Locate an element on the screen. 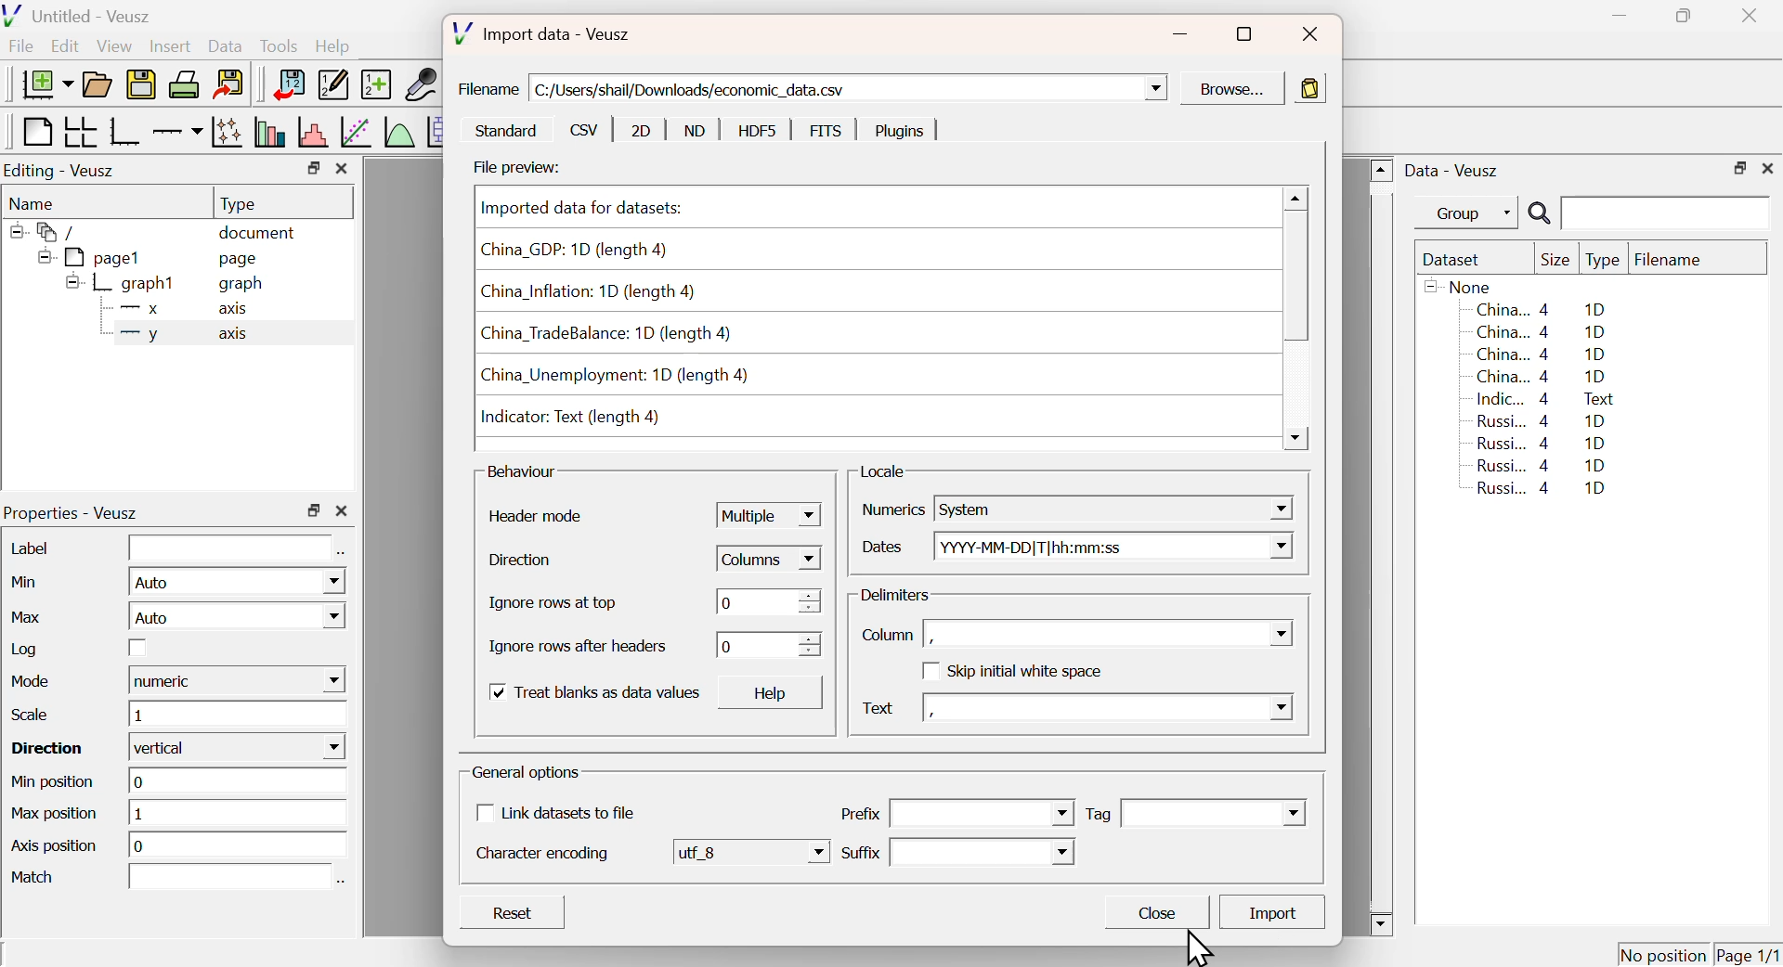 This screenshot has width=1783, height=967. Imported data for datasets: is located at coordinates (583, 209).